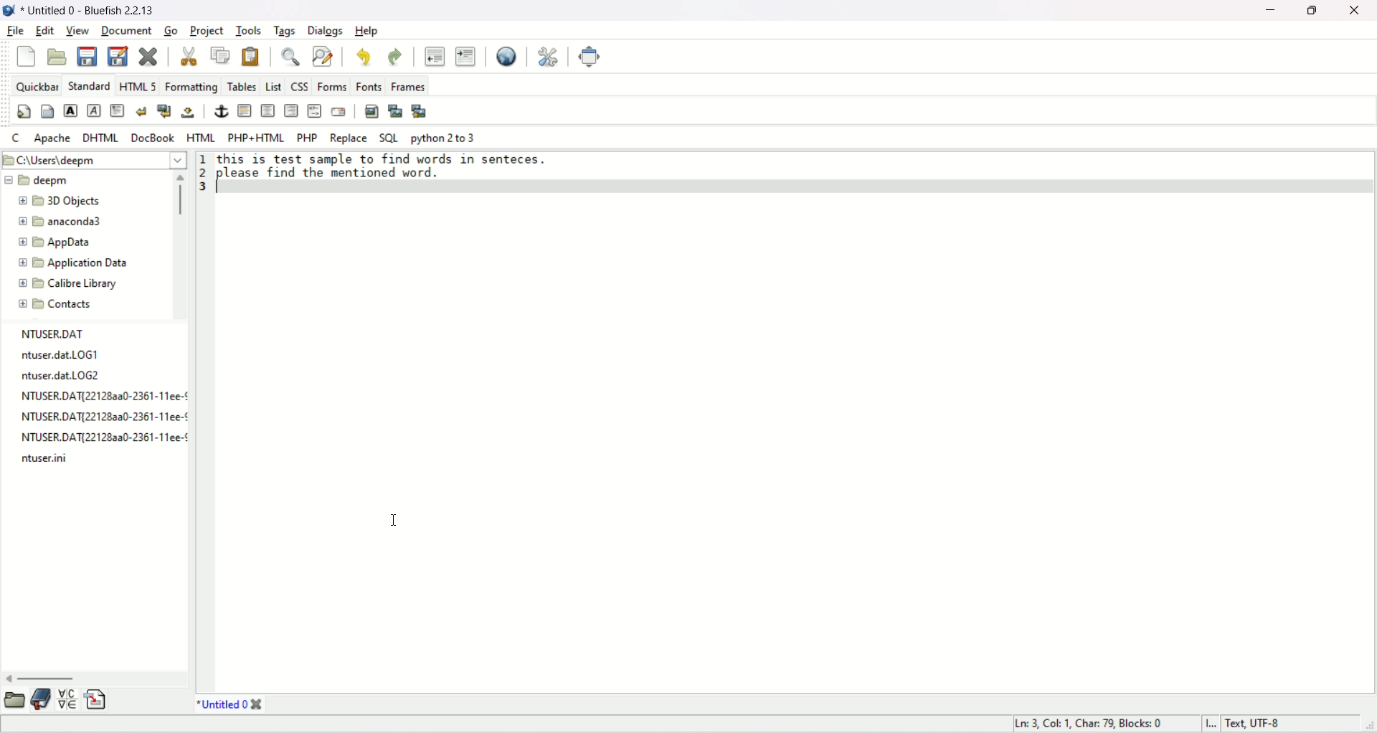  What do you see at coordinates (44, 457) in the screenshot?
I see `ntuser.ini` at bounding box center [44, 457].